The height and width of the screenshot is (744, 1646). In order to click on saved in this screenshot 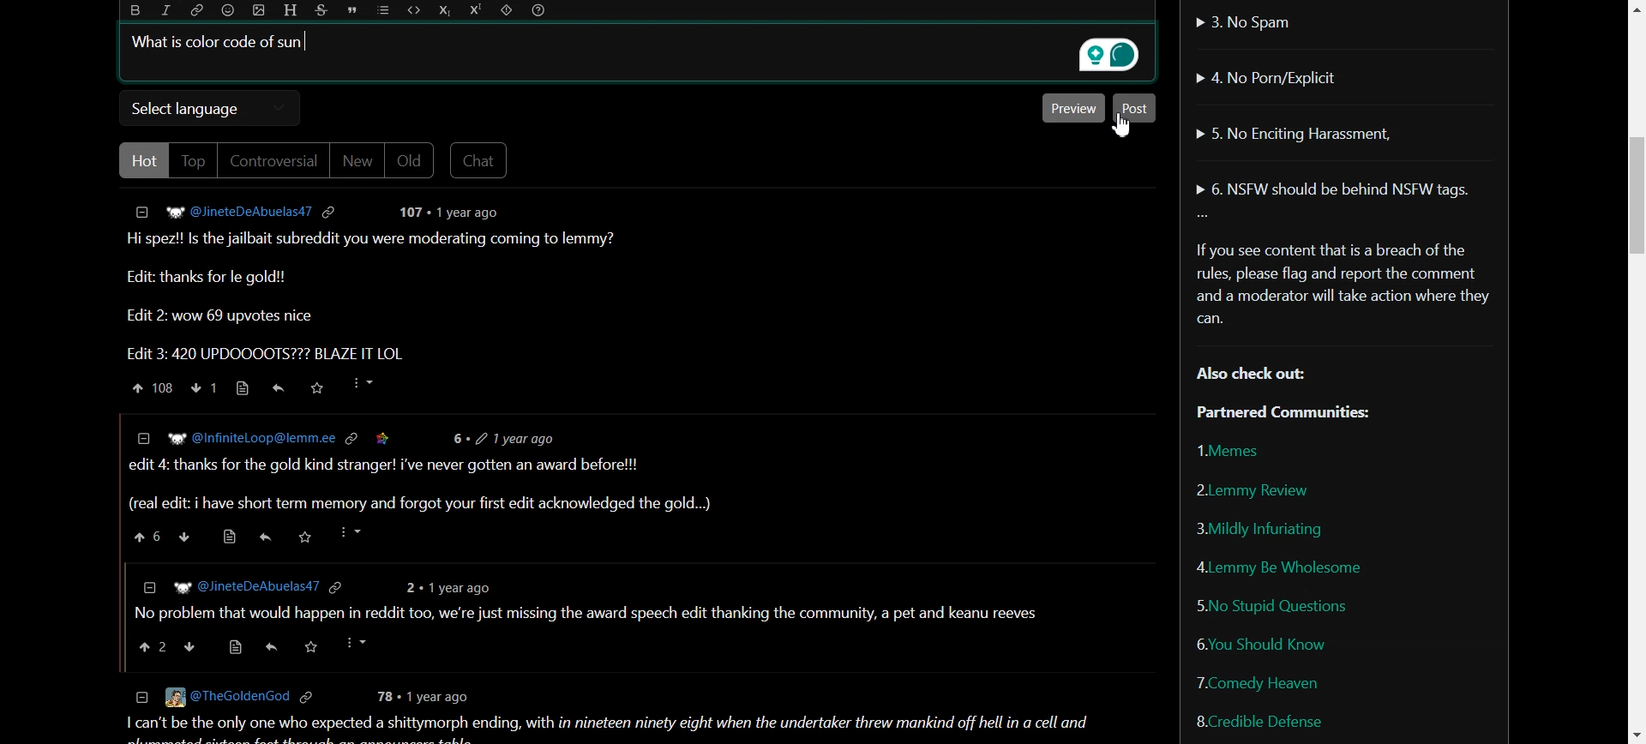, I will do `click(386, 437)`.